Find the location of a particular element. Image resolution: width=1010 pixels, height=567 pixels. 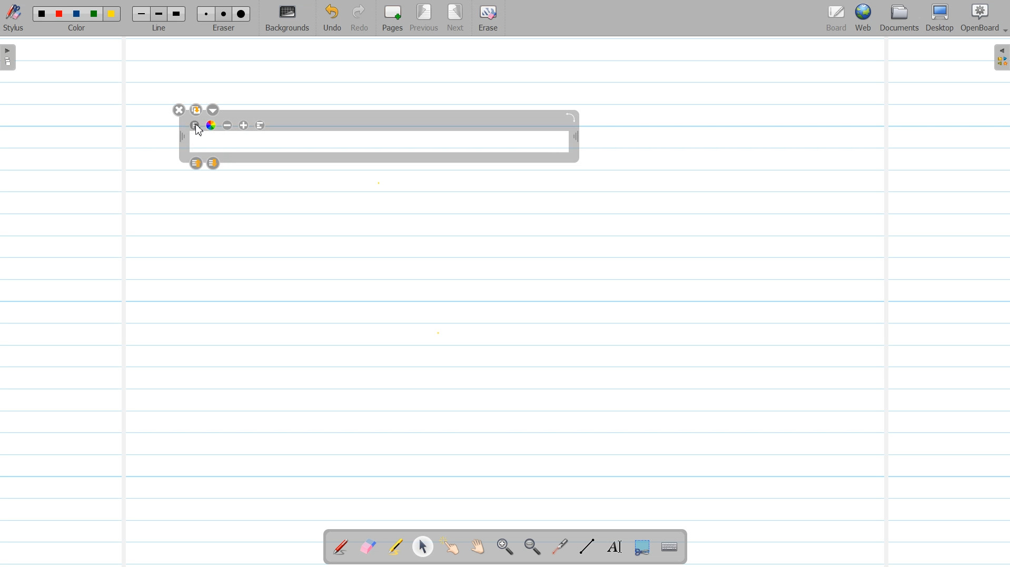

Zoom In is located at coordinates (504, 548).